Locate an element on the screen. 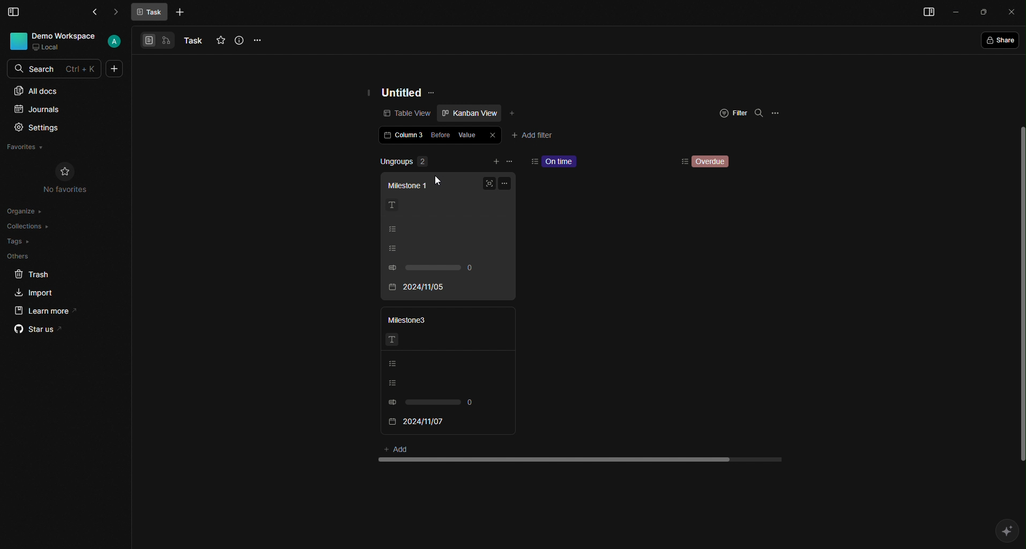 The height and width of the screenshot is (549, 1026). Listing is located at coordinates (418, 363).